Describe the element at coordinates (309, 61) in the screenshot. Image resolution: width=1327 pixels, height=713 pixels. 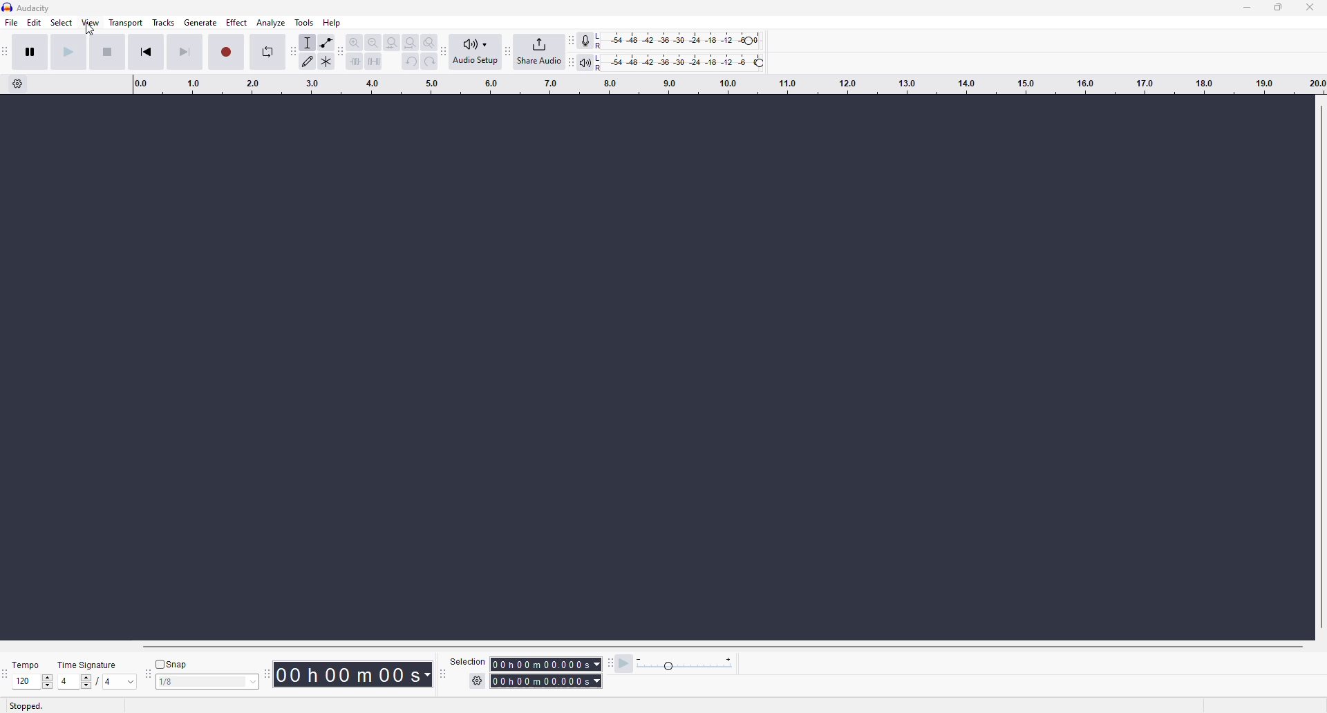
I see `draw tool` at that location.